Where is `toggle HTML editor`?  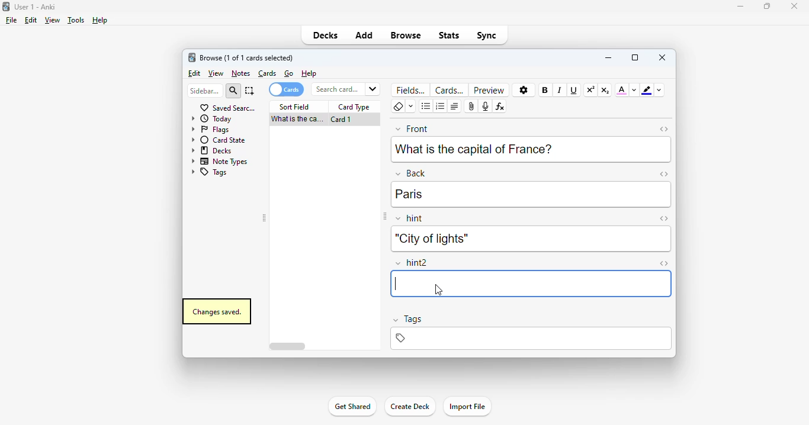 toggle HTML editor is located at coordinates (663, 218).